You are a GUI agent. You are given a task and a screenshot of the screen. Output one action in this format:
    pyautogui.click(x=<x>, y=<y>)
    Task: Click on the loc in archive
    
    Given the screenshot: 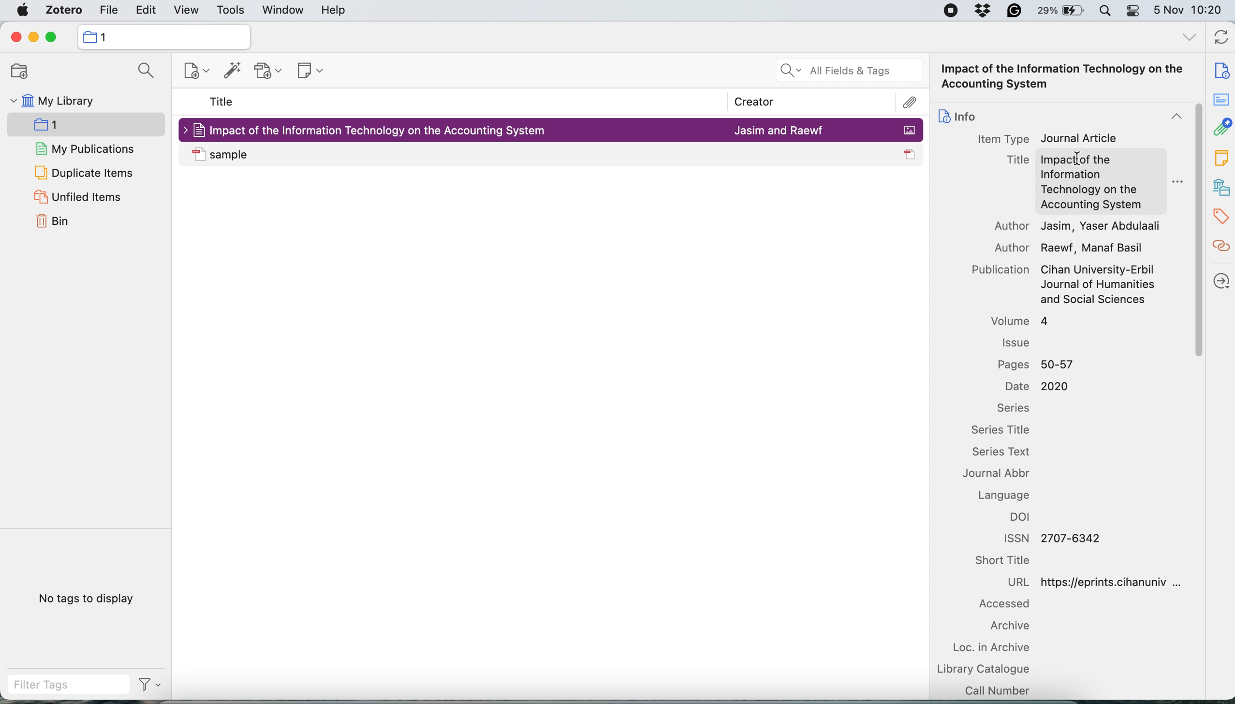 What is the action you would take?
    pyautogui.click(x=997, y=646)
    